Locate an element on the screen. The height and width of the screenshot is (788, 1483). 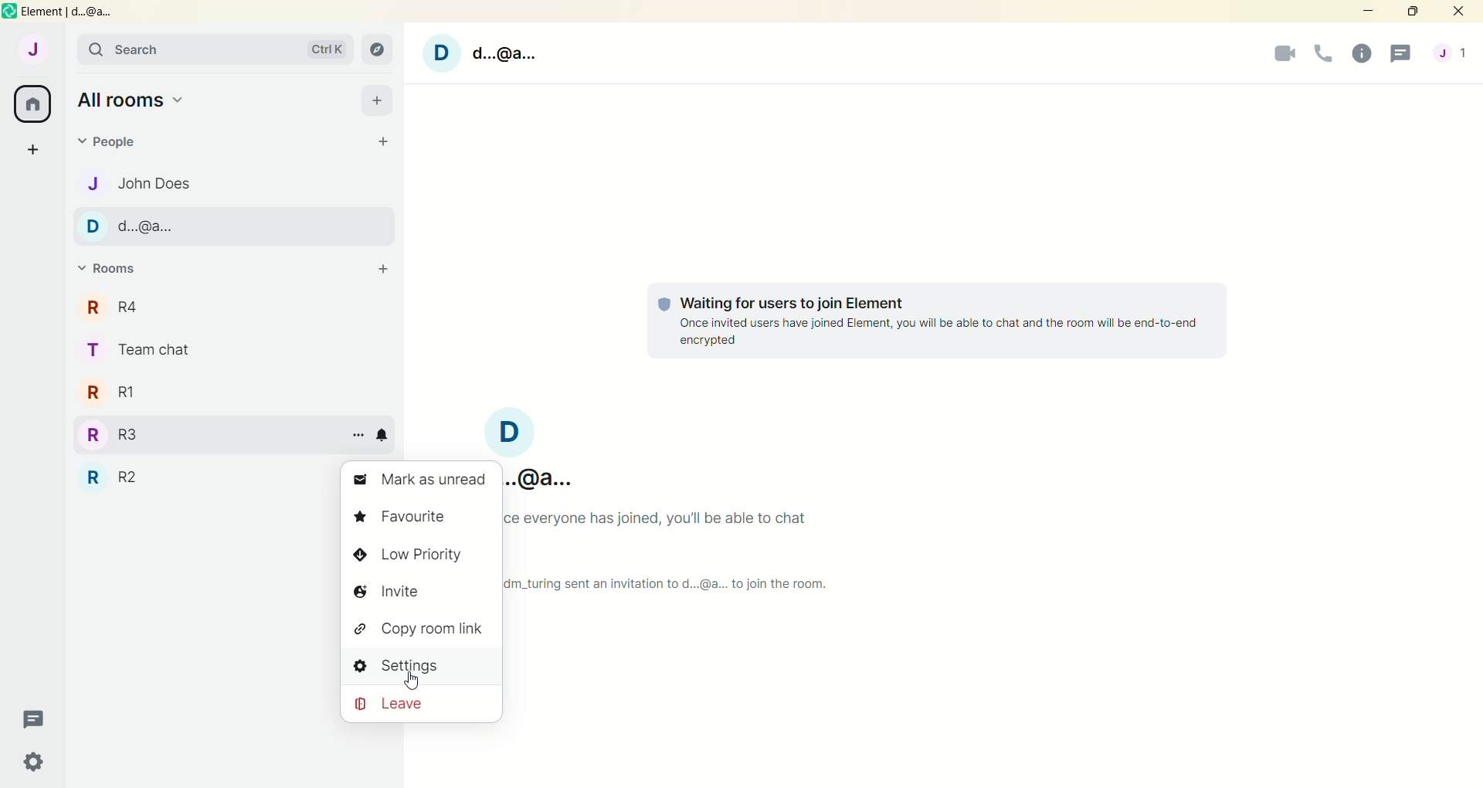
low priority is located at coordinates (421, 554).